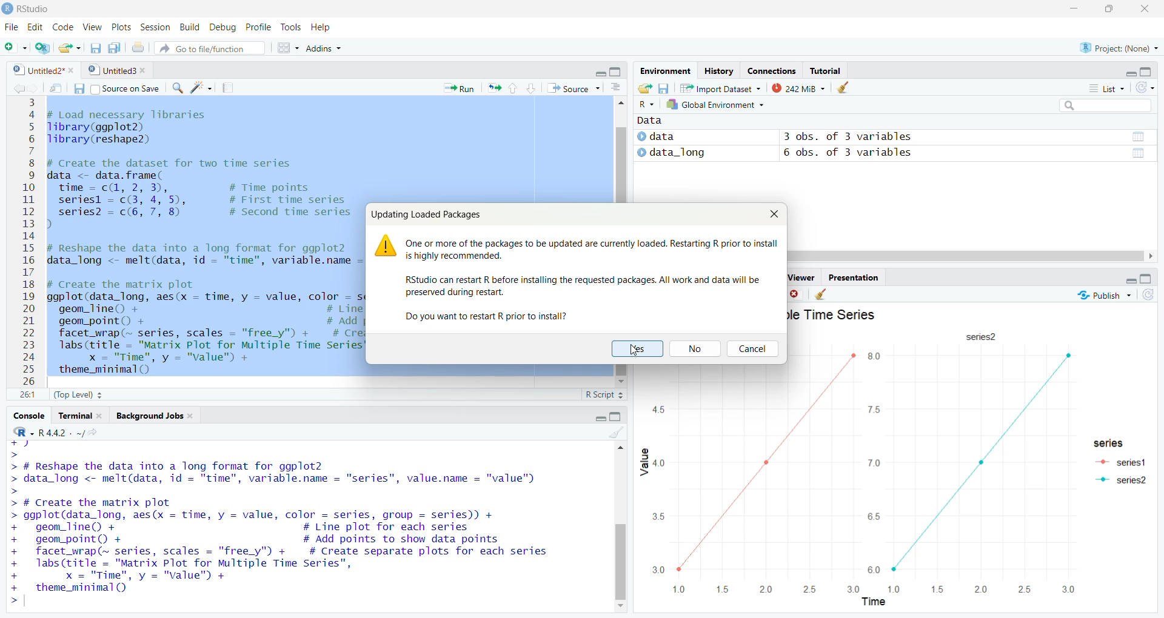  I want to click on maximize, so click(1147, 279).